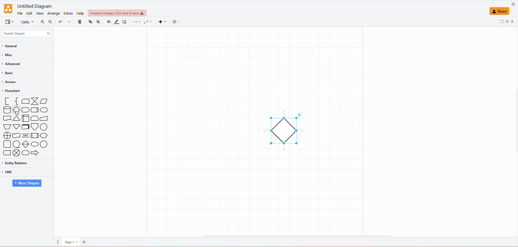 The width and height of the screenshot is (518, 247). Describe the element at coordinates (126, 22) in the screenshot. I see `SHADOW` at that location.